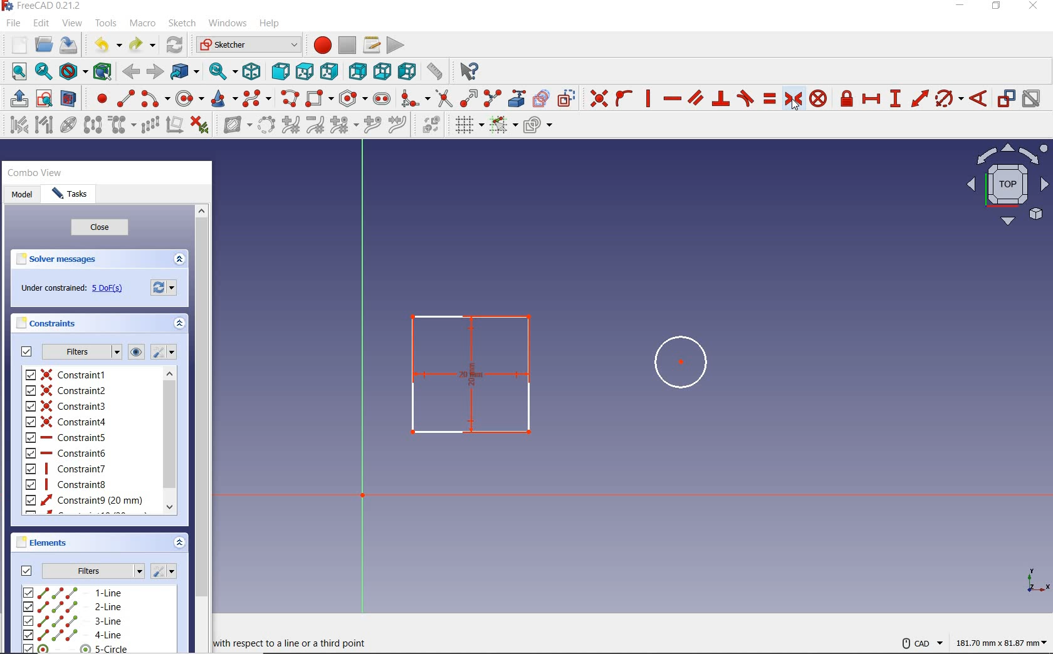 The width and height of the screenshot is (1053, 654). Describe the element at coordinates (73, 591) in the screenshot. I see `1-line` at that location.